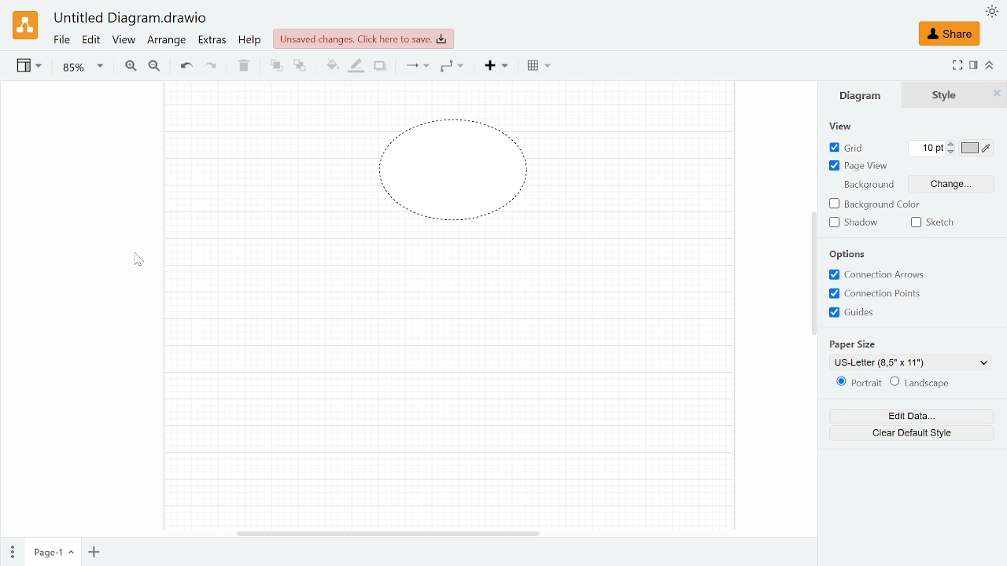 Image resolution: width=1007 pixels, height=566 pixels. What do you see at coordinates (972, 65) in the screenshot?
I see `Format` at bounding box center [972, 65].